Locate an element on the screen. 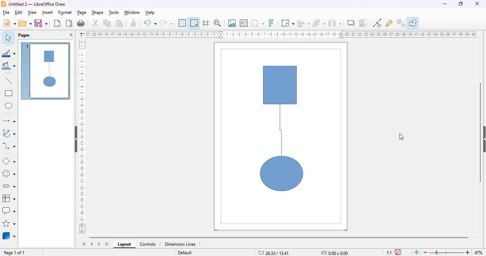  line color is located at coordinates (9, 53).